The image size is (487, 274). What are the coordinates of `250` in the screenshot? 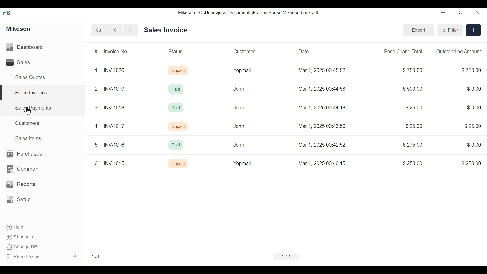 It's located at (470, 163).